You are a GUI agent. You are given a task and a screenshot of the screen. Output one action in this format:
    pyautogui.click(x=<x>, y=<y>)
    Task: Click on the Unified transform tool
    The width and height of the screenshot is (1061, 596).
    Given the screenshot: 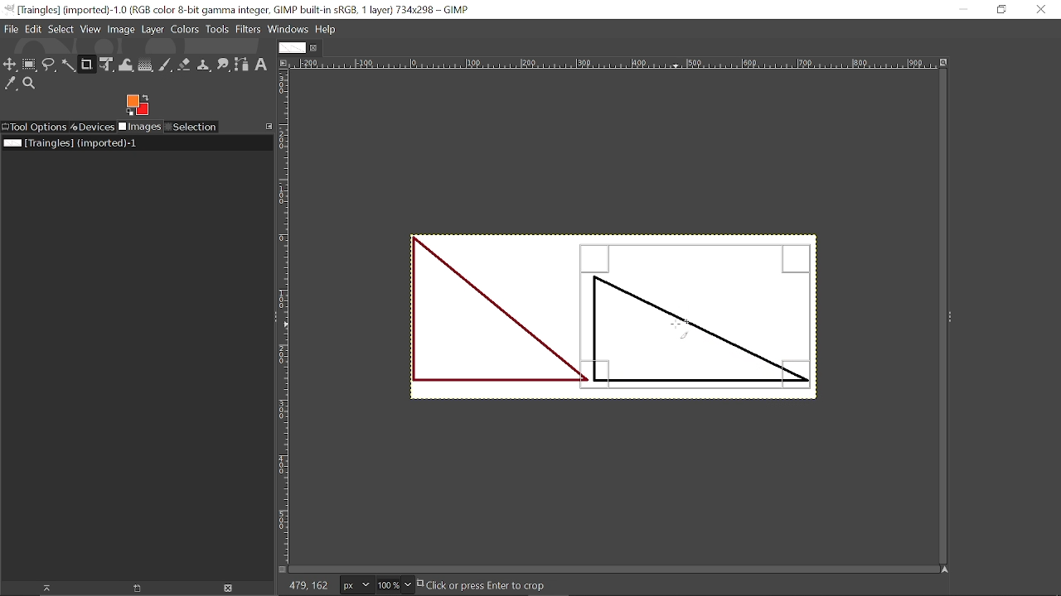 What is the action you would take?
    pyautogui.click(x=108, y=65)
    